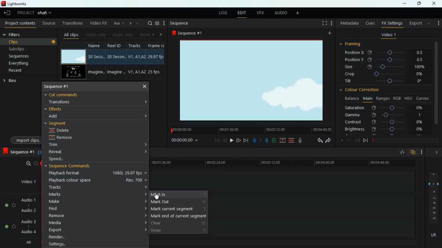 This screenshot has width=442, height=248. I want to click on up, so click(282, 141).